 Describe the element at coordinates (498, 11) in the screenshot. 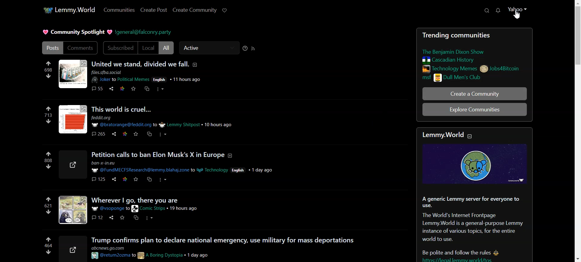

I see `Unread message` at that location.